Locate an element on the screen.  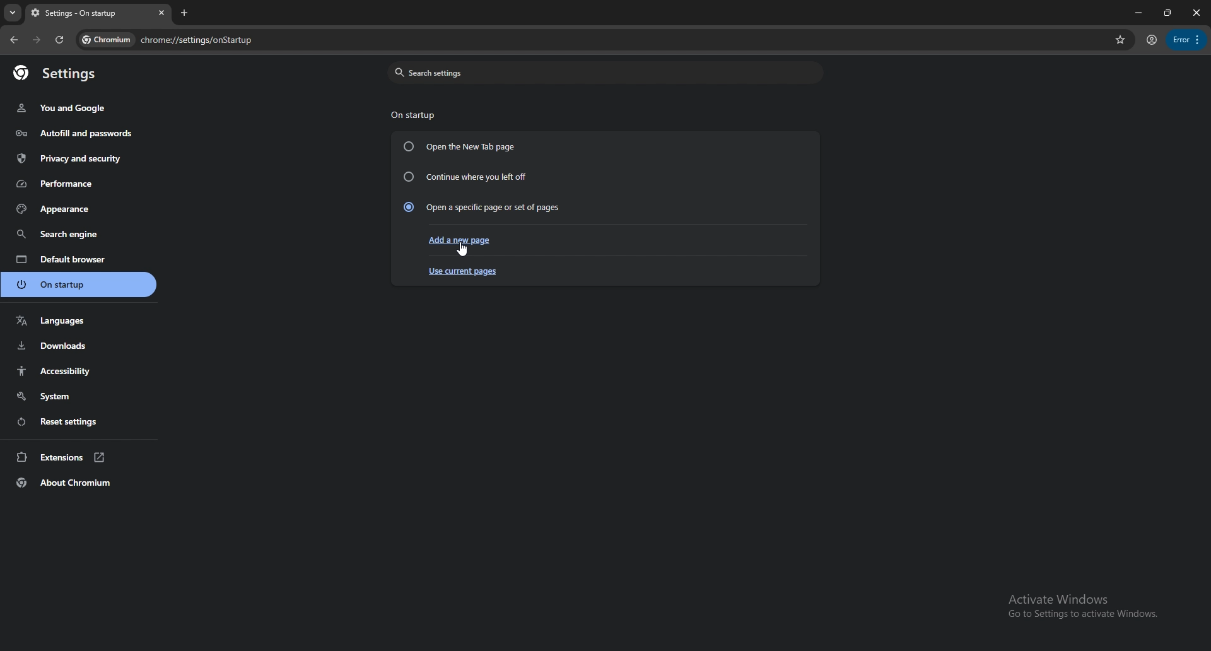
cursor is located at coordinates (463, 252).